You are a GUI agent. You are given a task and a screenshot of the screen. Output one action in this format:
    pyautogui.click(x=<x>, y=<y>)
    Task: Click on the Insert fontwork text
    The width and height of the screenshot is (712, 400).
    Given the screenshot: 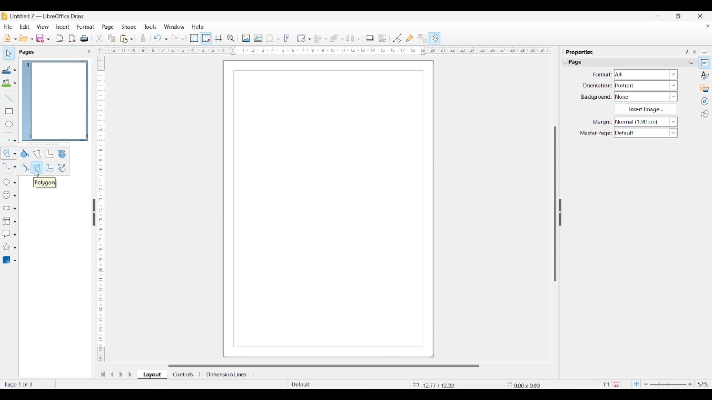 What is the action you would take?
    pyautogui.click(x=287, y=38)
    